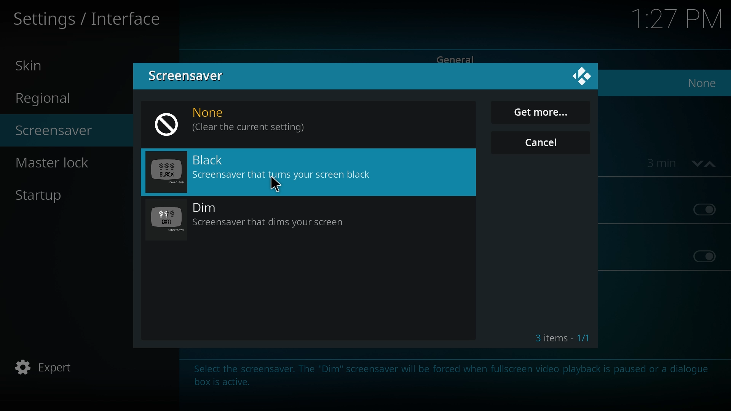  I want to click on master lock, so click(67, 162).